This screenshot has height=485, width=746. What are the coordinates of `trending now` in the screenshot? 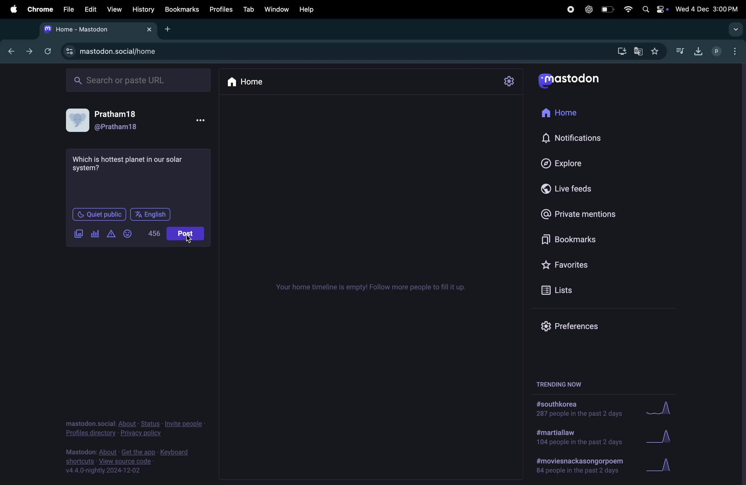 It's located at (556, 384).